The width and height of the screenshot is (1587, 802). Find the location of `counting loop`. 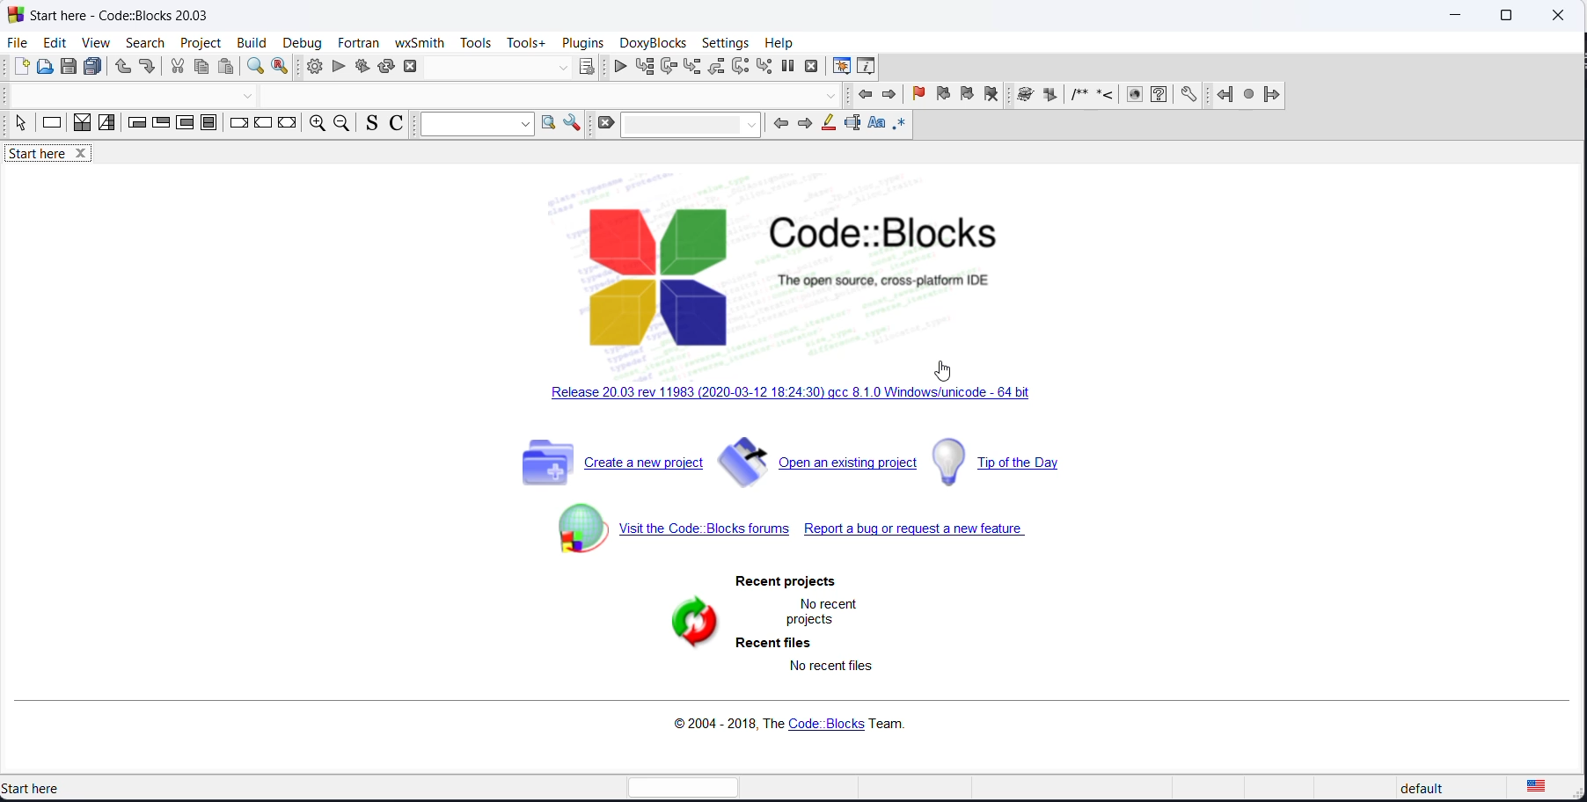

counting loop is located at coordinates (184, 125).